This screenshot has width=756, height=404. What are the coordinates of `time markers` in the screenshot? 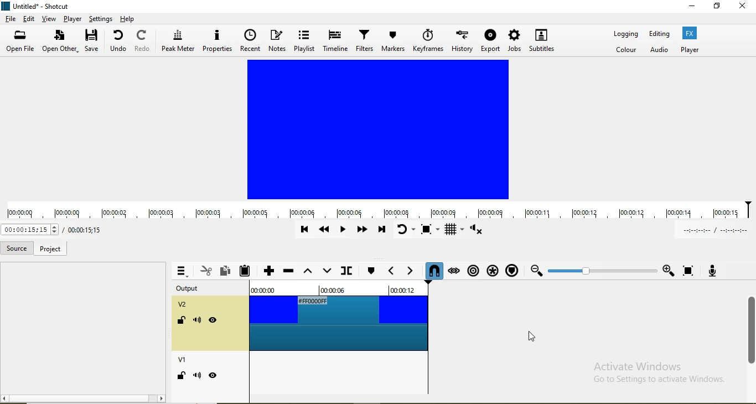 It's located at (344, 288).